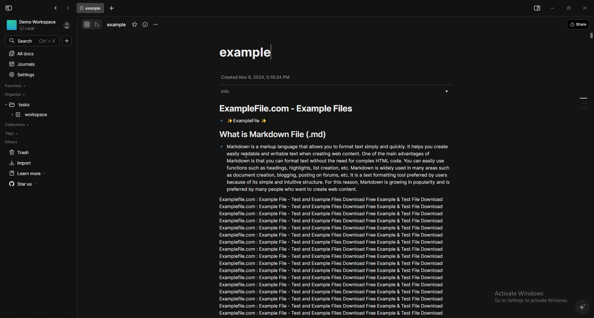 The width and height of the screenshot is (594, 318). I want to click on share, so click(579, 24).